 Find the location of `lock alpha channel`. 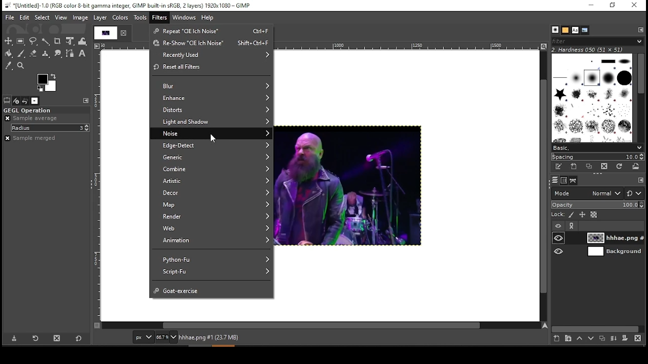

lock alpha channel is located at coordinates (595, 215).